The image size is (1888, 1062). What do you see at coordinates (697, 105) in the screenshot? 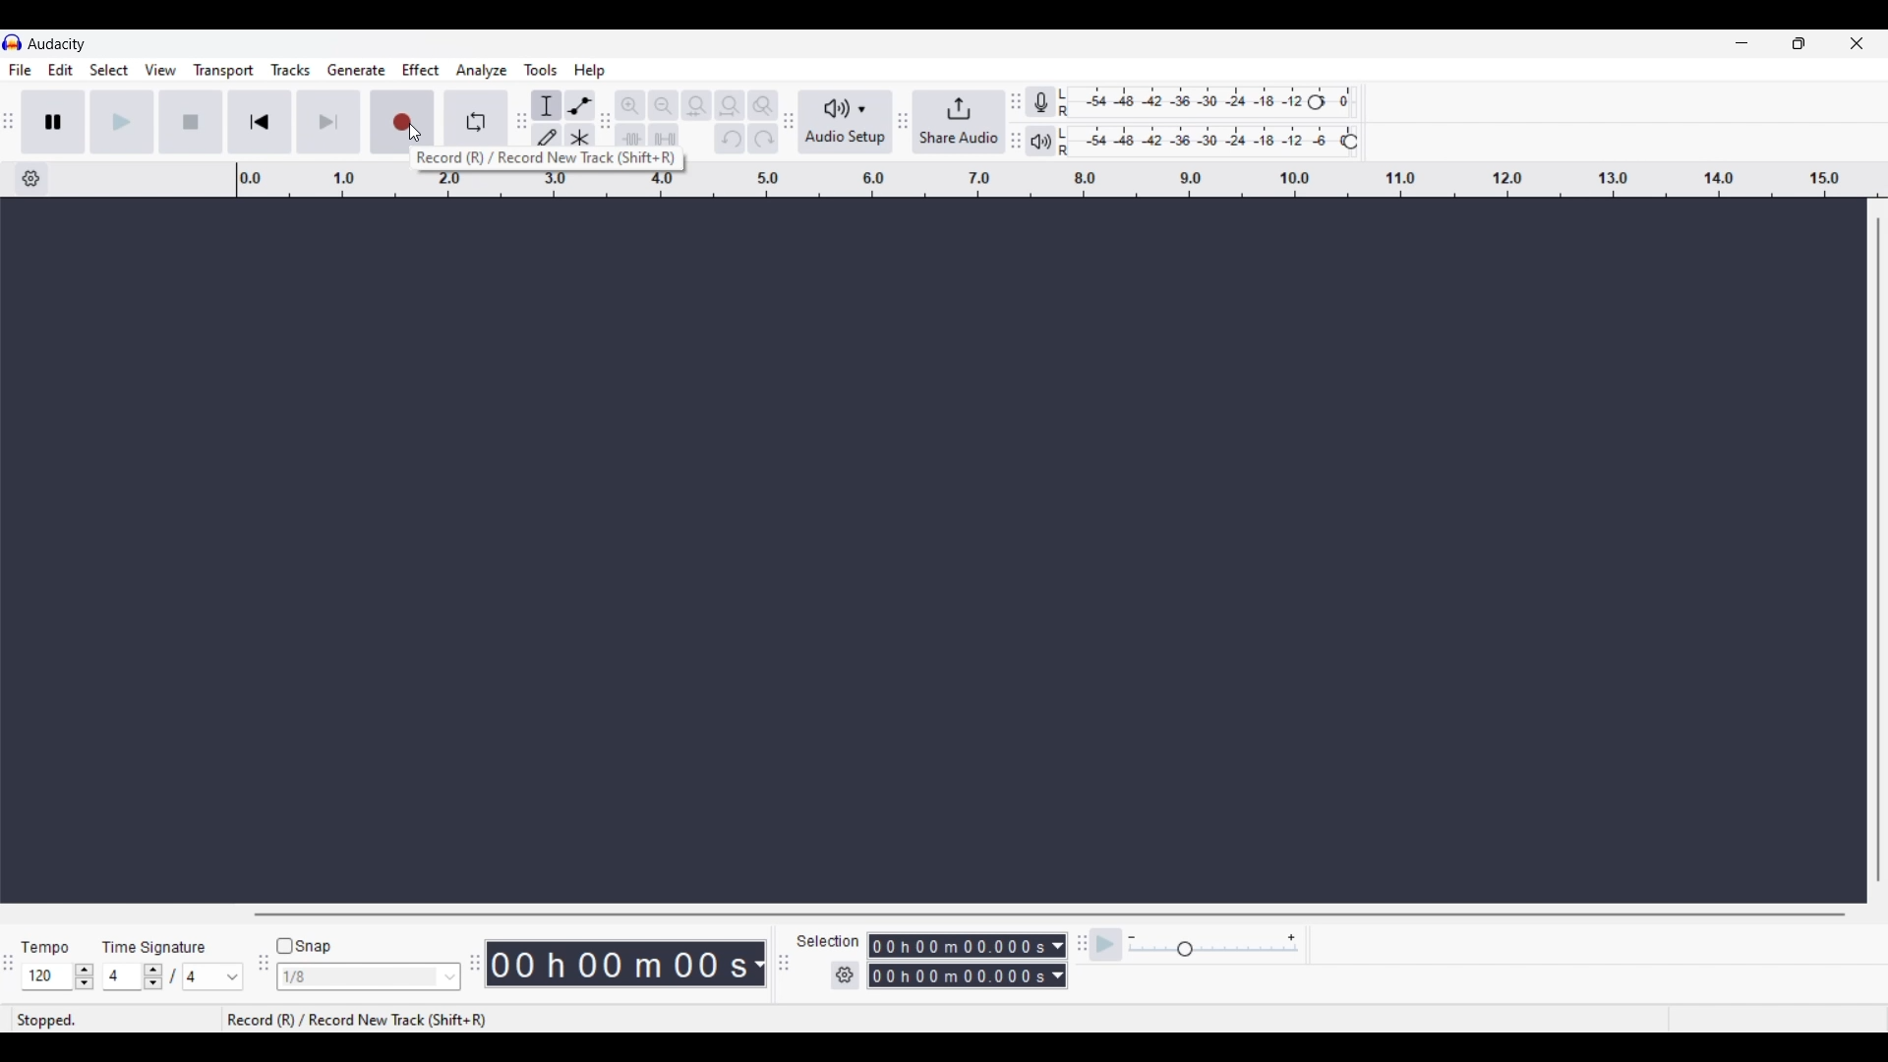
I see `Fit selection to width` at bounding box center [697, 105].